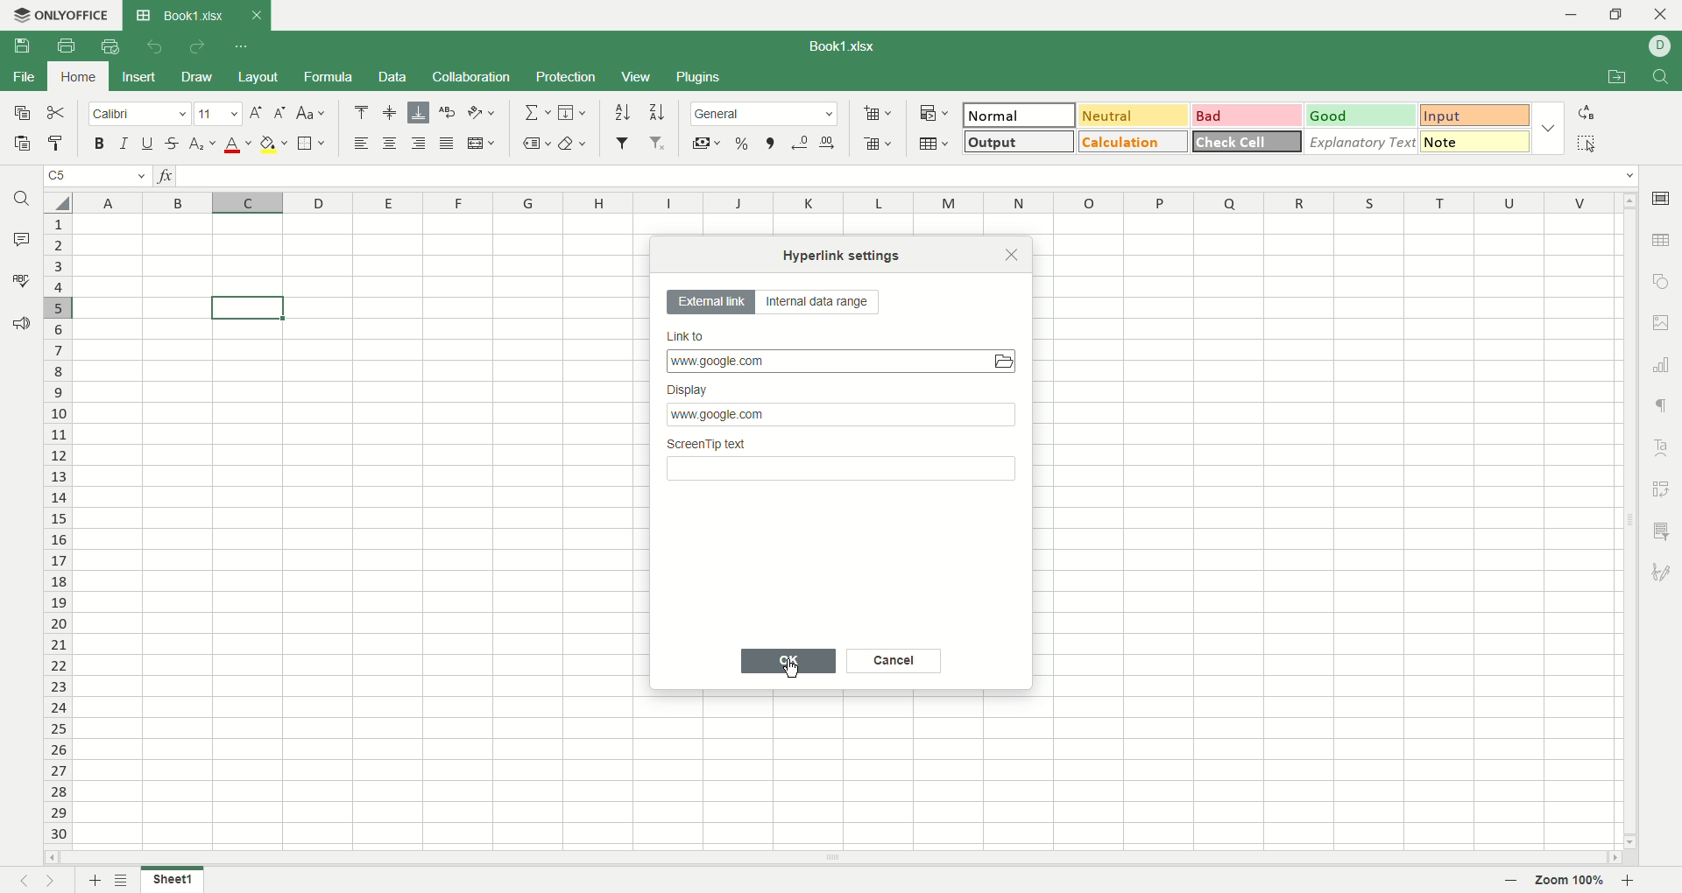 The height and width of the screenshot is (893, 1682). What do you see at coordinates (1587, 143) in the screenshot?
I see `select all` at bounding box center [1587, 143].